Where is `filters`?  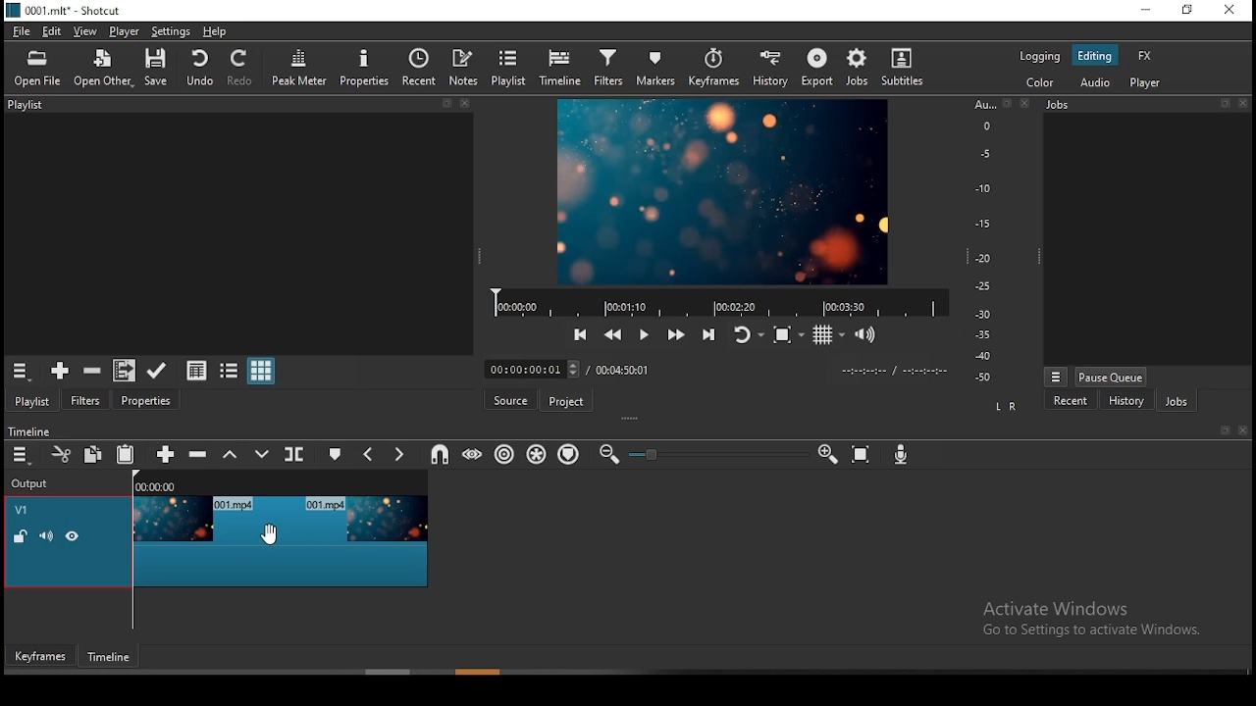 filters is located at coordinates (88, 400).